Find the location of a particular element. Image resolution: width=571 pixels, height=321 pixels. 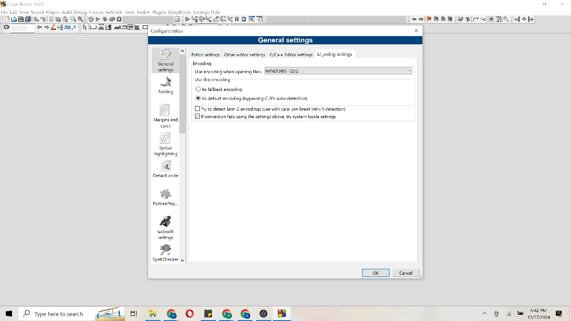

Project is located at coordinates (53, 12).